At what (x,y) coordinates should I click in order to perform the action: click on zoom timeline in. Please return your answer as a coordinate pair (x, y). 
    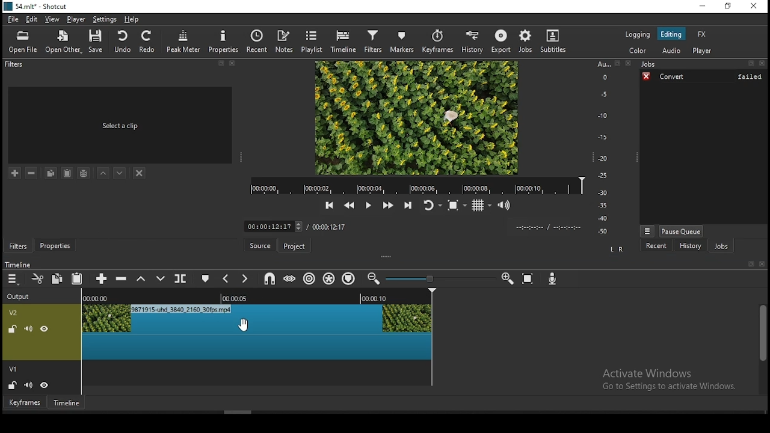
    Looking at the image, I should click on (373, 278).